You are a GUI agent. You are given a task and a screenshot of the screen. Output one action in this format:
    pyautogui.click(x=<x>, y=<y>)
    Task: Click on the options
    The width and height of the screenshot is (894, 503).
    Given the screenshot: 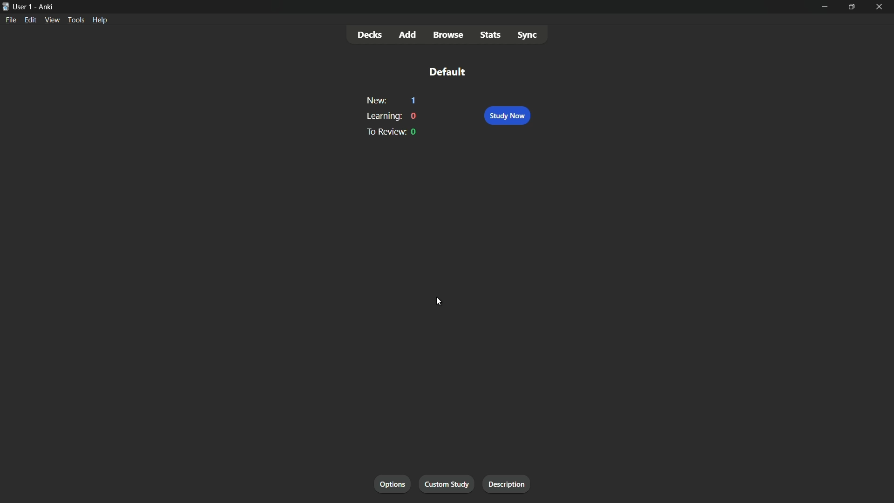 What is the action you would take?
    pyautogui.click(x=393, y=483)
    